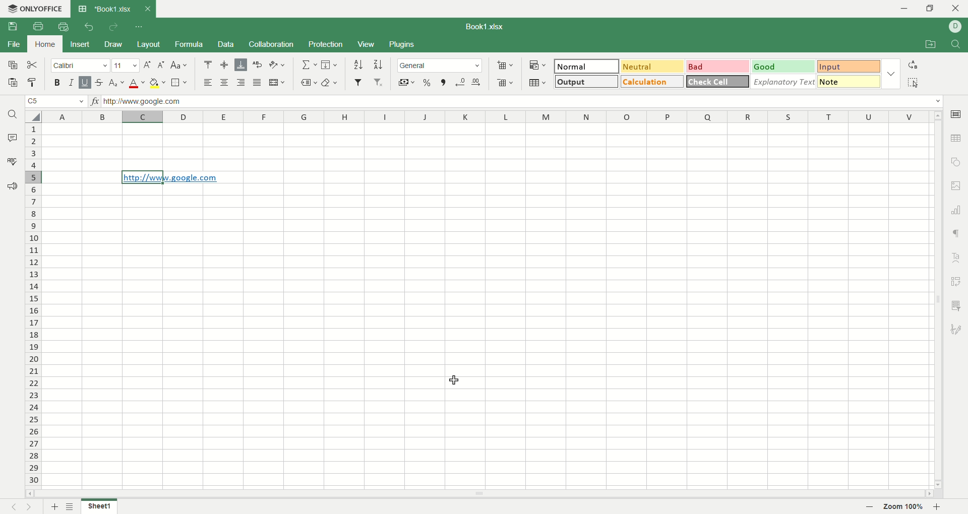  What do you see at coordinates (161, 65) in the screenshot?
I see `decrease font size` at bounding box center [161, 65].